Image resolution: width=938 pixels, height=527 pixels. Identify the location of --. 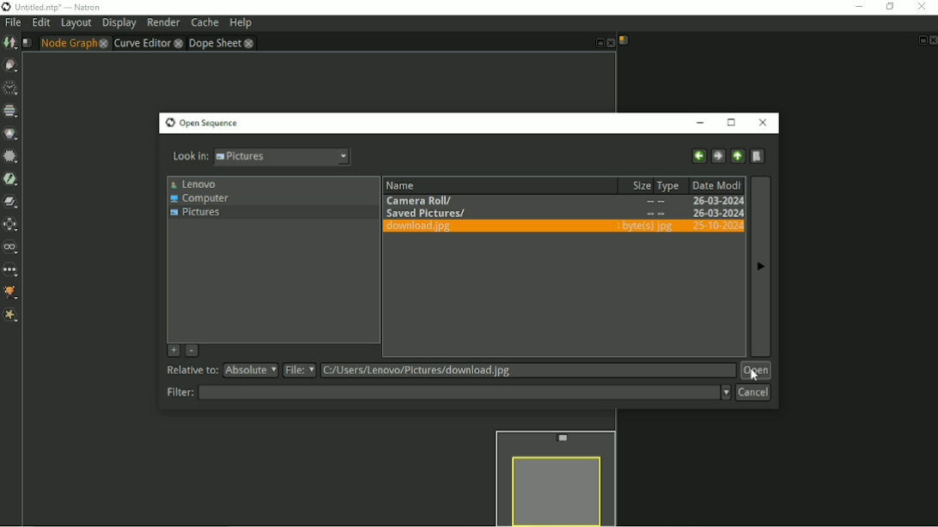
(655, 213).